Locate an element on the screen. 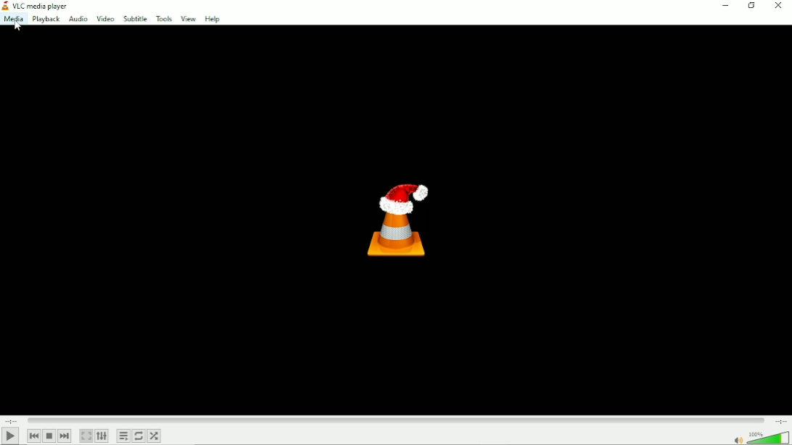 The image size is (792, 445). Stop playback is located at coordinates (49, 436).